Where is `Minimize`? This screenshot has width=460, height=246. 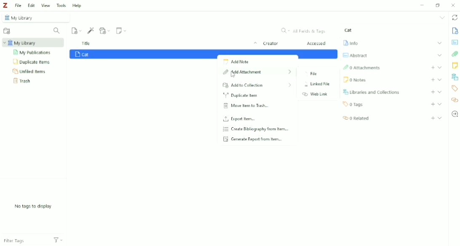 Minimize is located at coordinates (421, 5).